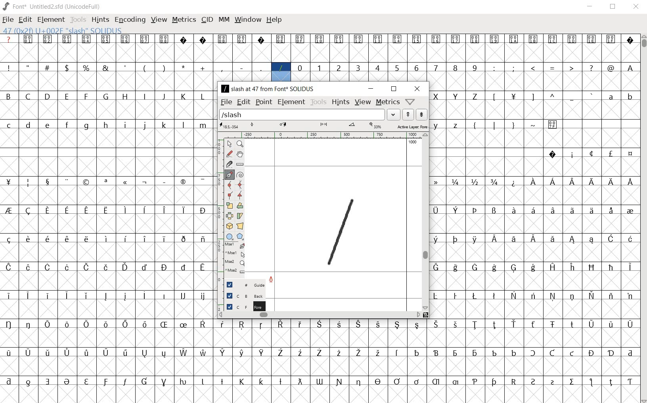  What do you see at coordinates (239, 226) in the screenshot?
I see `perform a perspective transformation on the selection` at bounding box center [239, 226].